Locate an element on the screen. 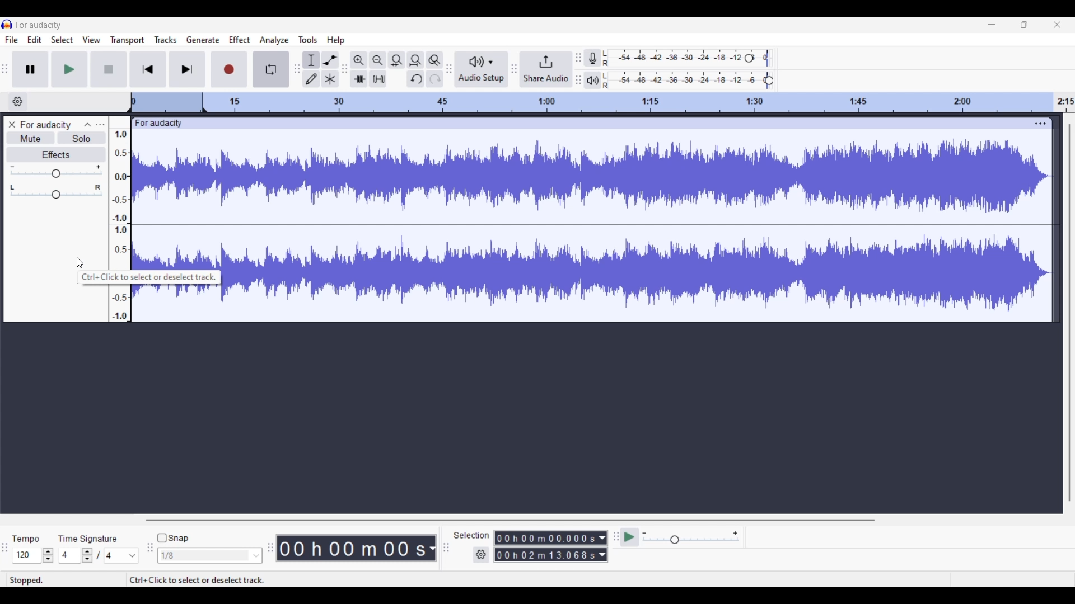  Share audio is located at coordinates (546, 69).